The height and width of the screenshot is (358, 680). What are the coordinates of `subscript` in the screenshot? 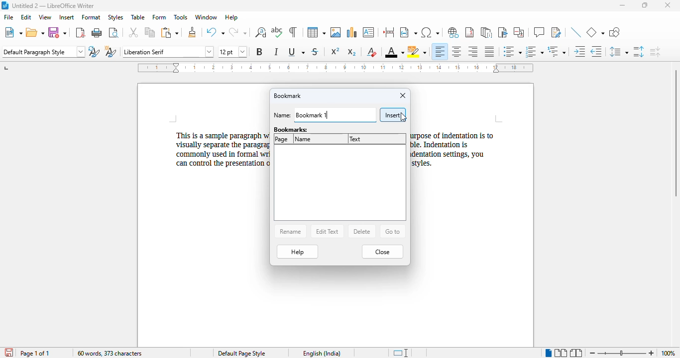 It's located at (352, 52).